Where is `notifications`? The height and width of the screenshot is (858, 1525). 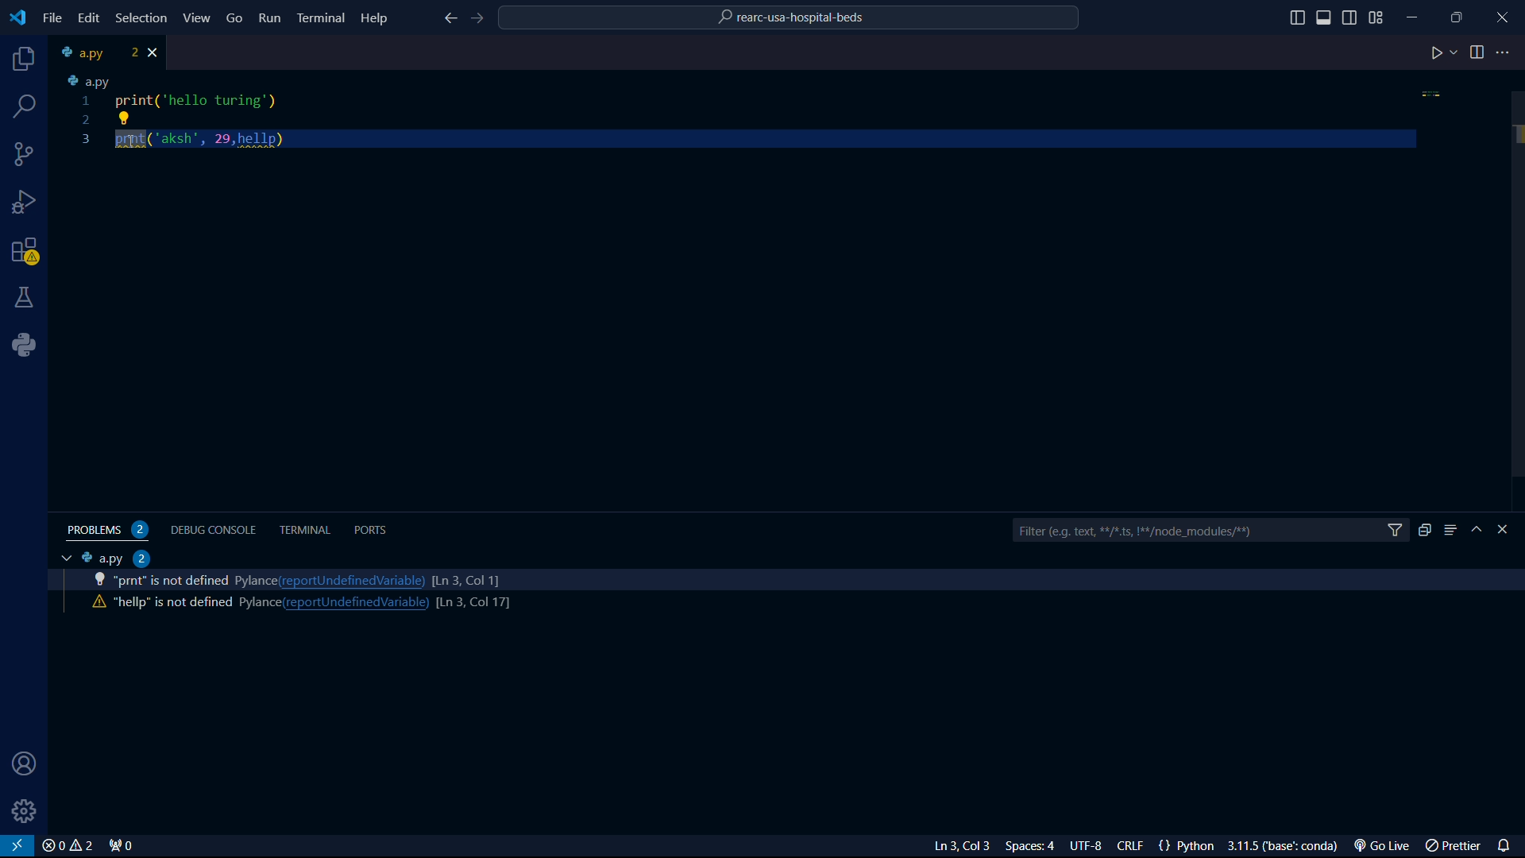 notifications is located at coordinates (1508, 844).